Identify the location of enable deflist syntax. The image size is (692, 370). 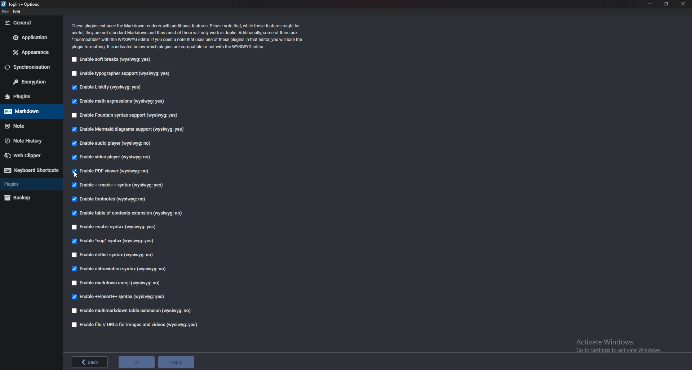
(115, 254).